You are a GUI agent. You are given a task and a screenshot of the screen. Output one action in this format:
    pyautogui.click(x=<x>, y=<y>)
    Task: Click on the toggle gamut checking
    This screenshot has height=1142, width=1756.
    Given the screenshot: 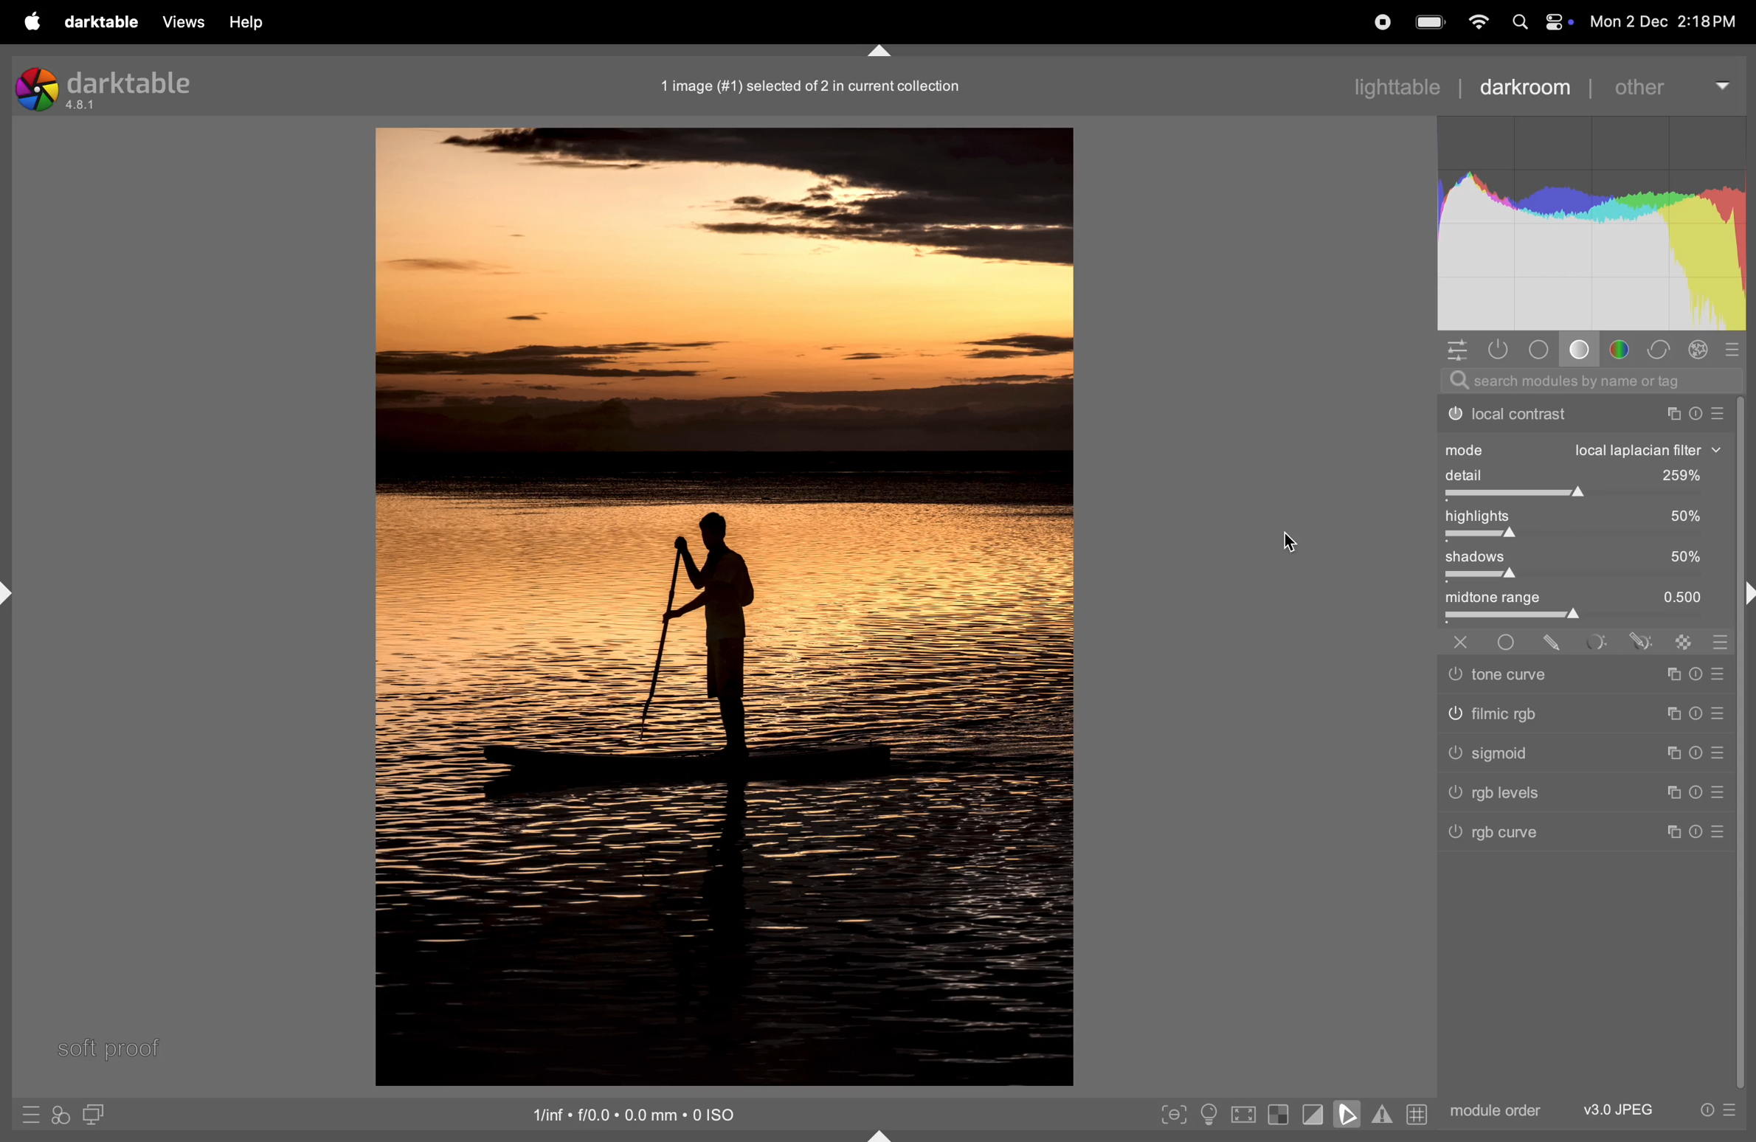 What is the action you would take?
    pyautogui.click(x=1382, y=1116)
    